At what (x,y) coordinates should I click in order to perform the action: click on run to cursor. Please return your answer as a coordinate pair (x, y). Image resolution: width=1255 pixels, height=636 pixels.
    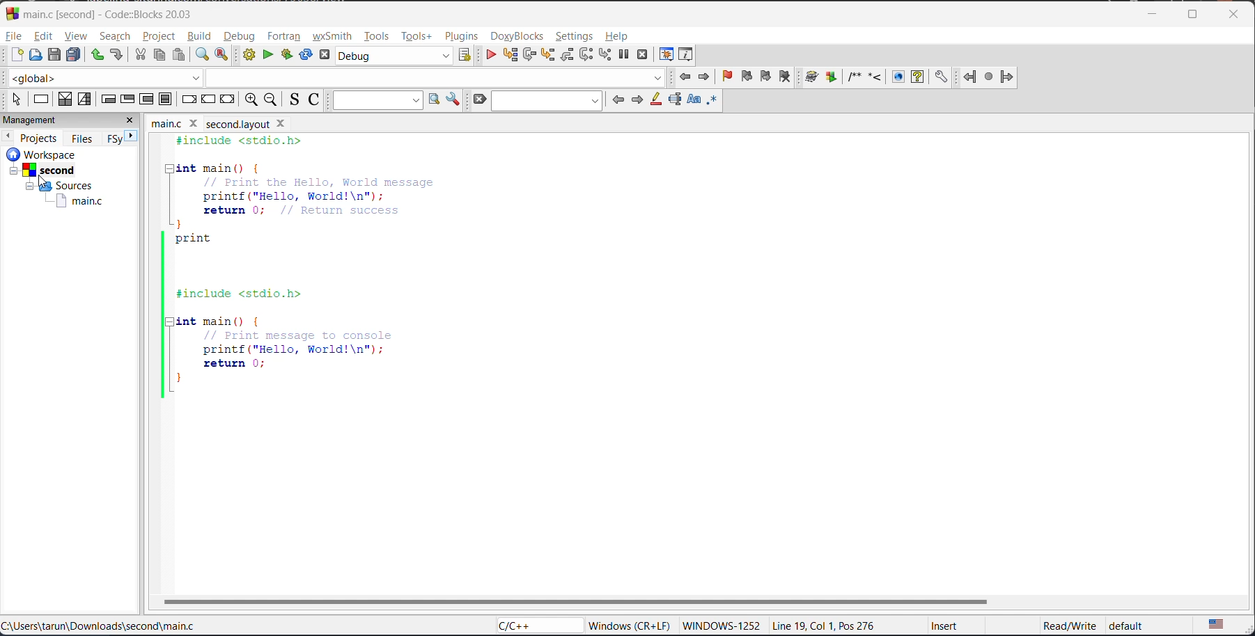
    Looking at the image, I should click on (508, 56).